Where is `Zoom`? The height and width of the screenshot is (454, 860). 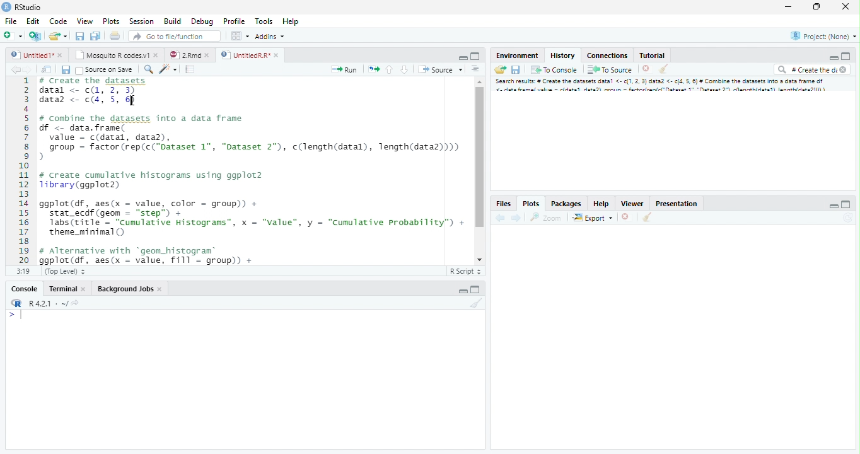 Zoom is located at coordinates (148, 71).